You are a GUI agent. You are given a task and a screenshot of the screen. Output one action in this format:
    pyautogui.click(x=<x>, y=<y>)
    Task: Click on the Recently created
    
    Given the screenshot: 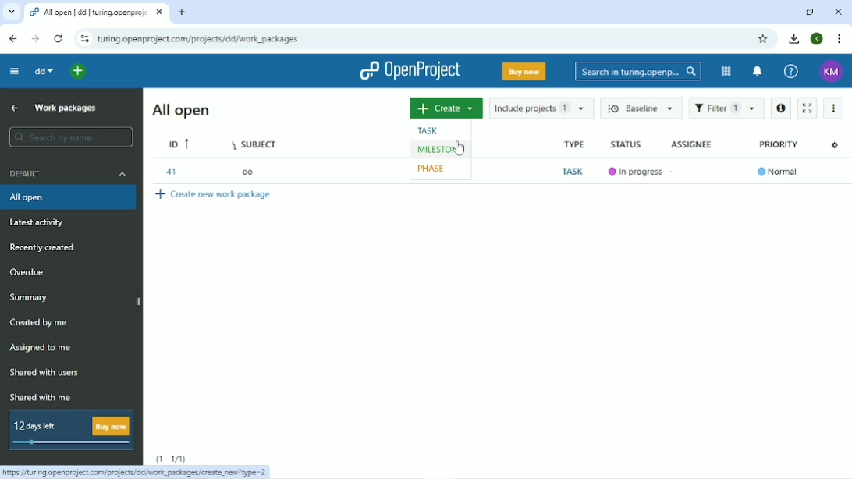 What is the action you would take?
    pyautogui.click(x=44, y=247)
    